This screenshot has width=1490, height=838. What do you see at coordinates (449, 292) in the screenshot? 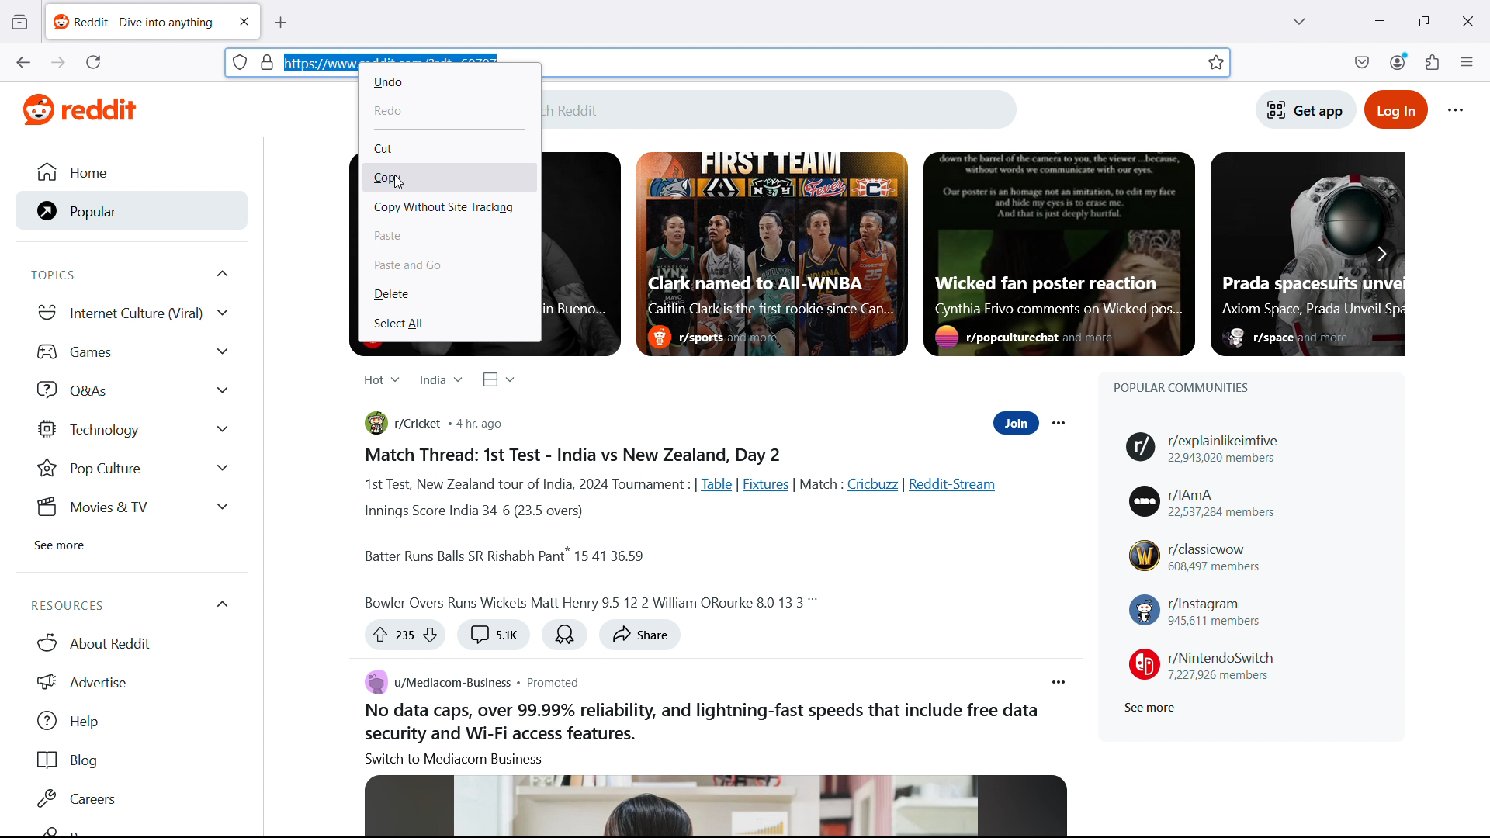
I see `delete` at bounding box center [449, 292].